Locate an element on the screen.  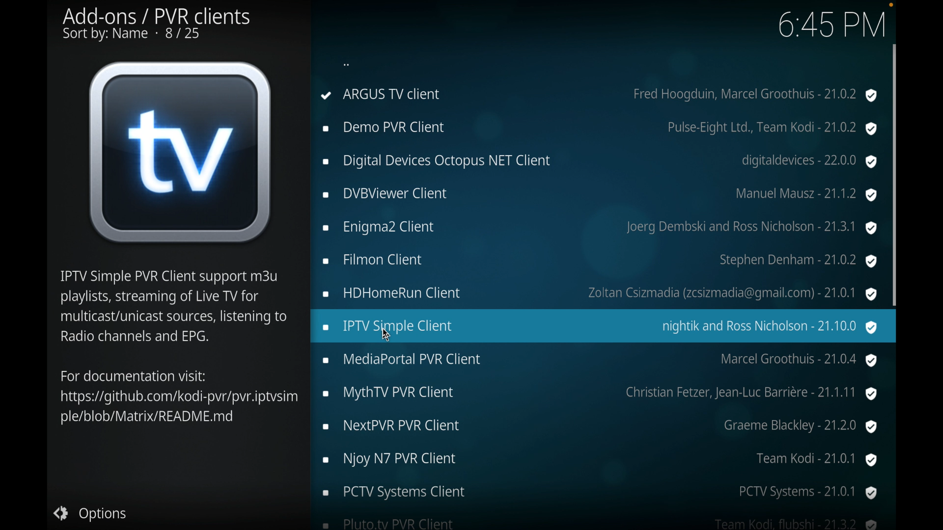
argus tv client is located at coordinates (598, 95).